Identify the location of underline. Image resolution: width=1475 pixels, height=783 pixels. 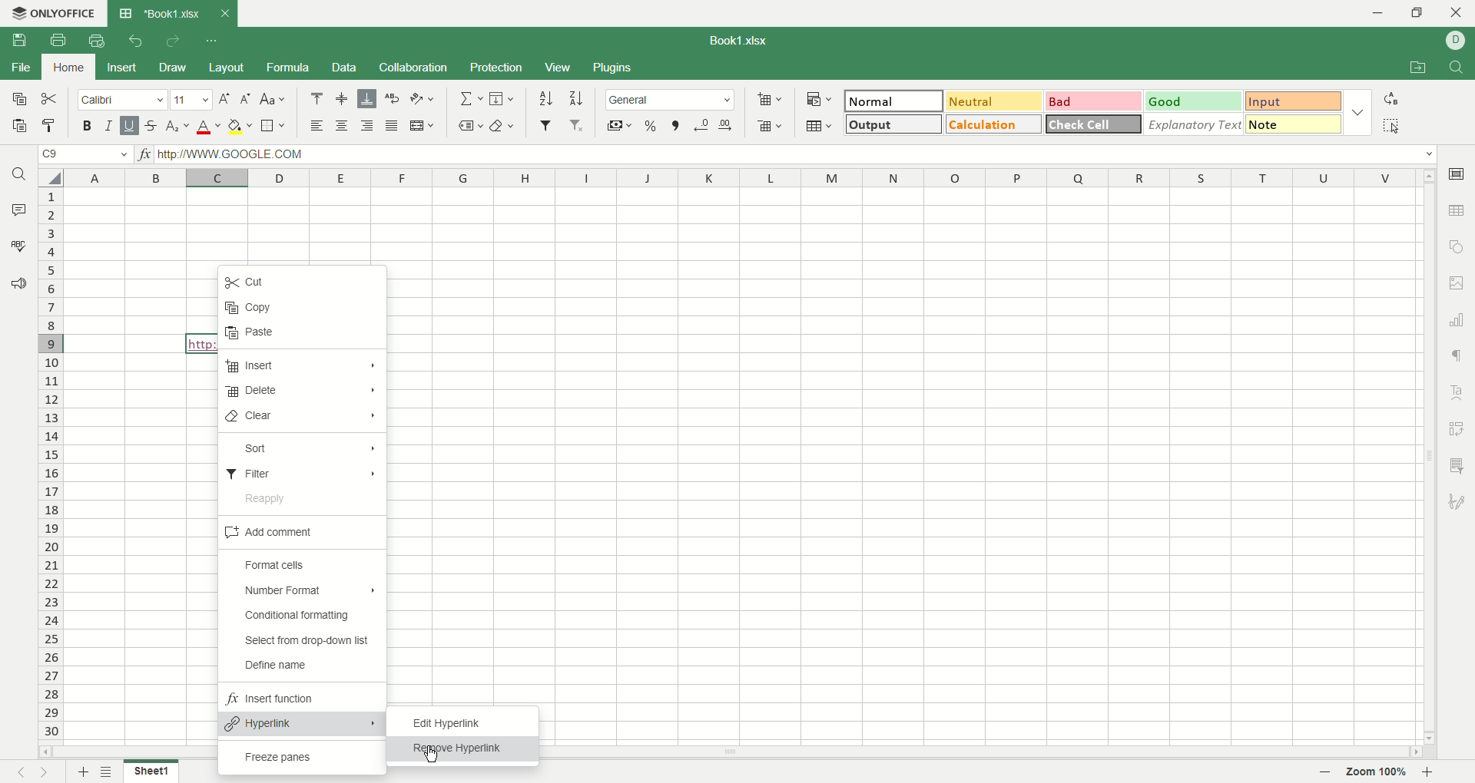
(129, 126).